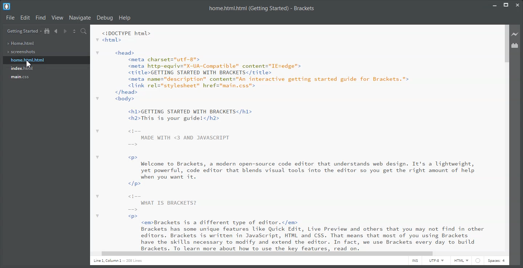 The height and width of the screenshot is (268, 523). Describe the element at coordinates (24, 31) in the screenshot. I see `Getting Started` at that location.